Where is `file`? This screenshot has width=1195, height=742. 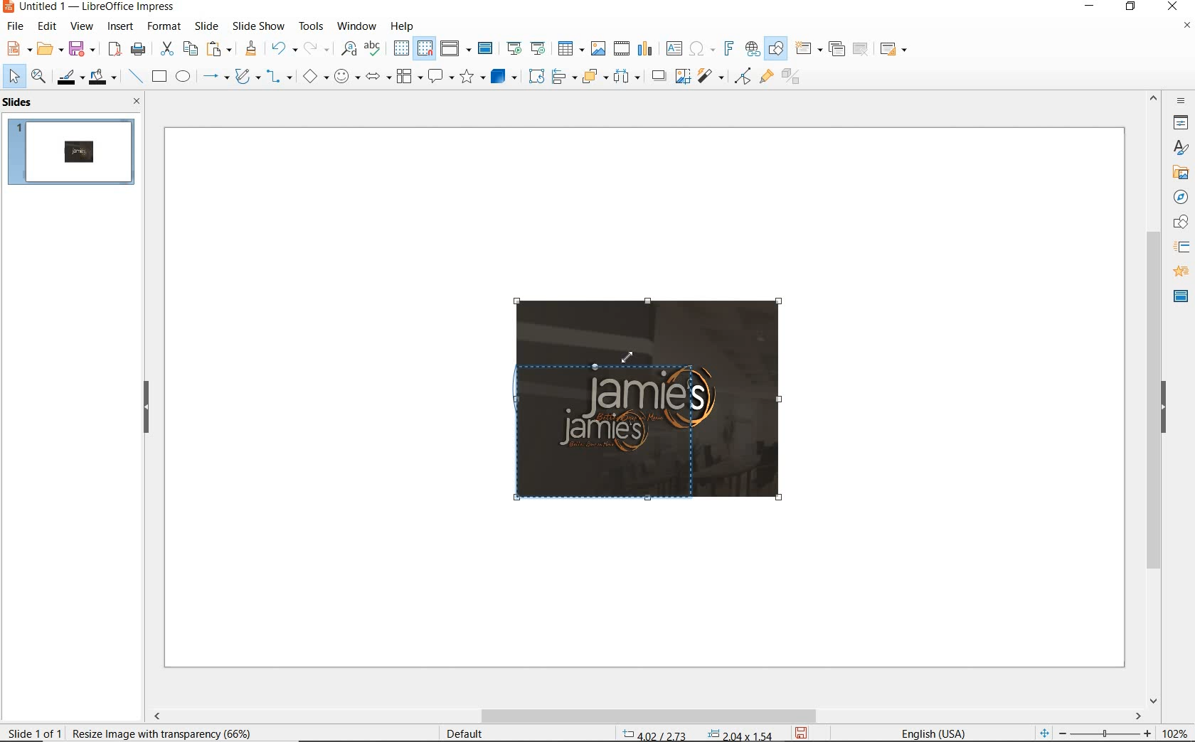
file is located at coordinates (16, 26).